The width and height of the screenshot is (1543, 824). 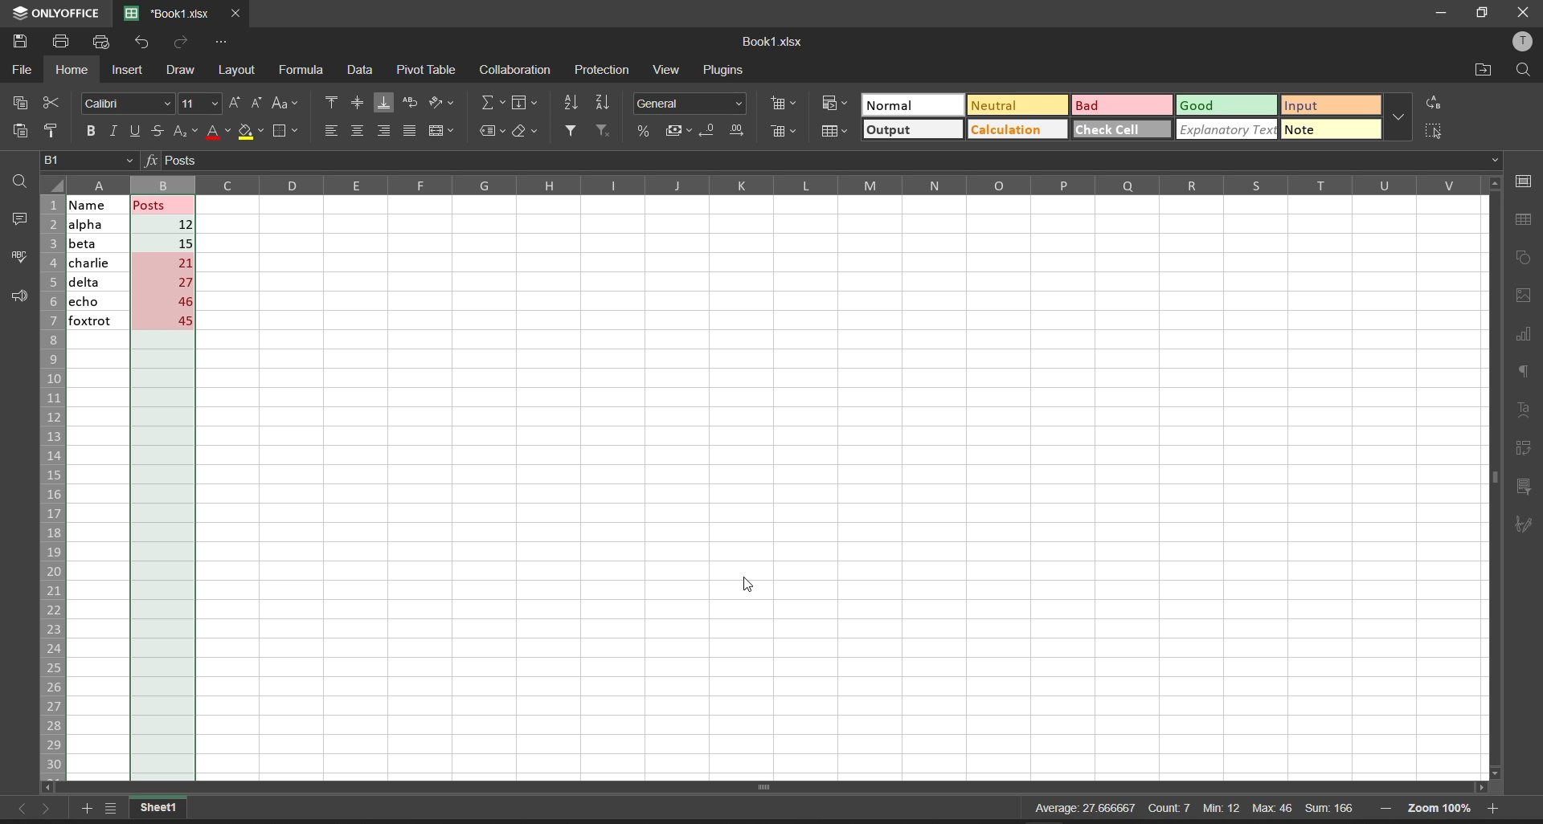 What do you see at coordinates (90, 160) in the screenshot?
I see `cell address` at bounding box center [90, 160].